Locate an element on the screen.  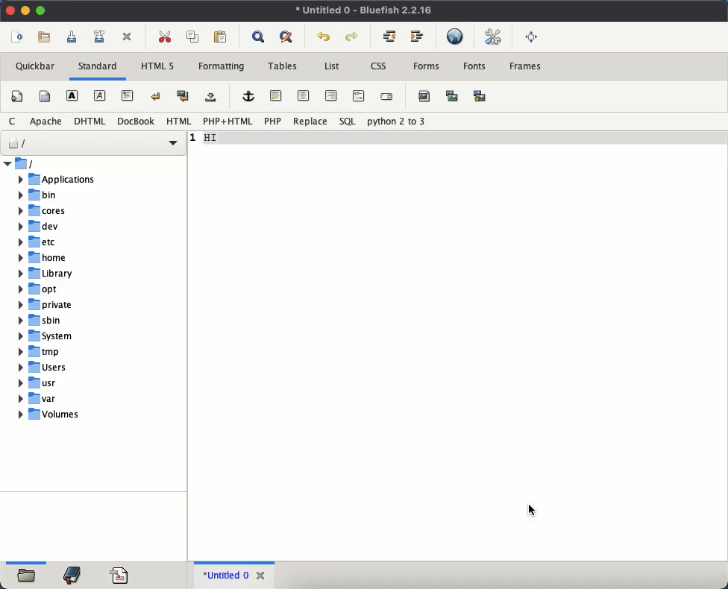
cores is located at coordinates (73, 211).